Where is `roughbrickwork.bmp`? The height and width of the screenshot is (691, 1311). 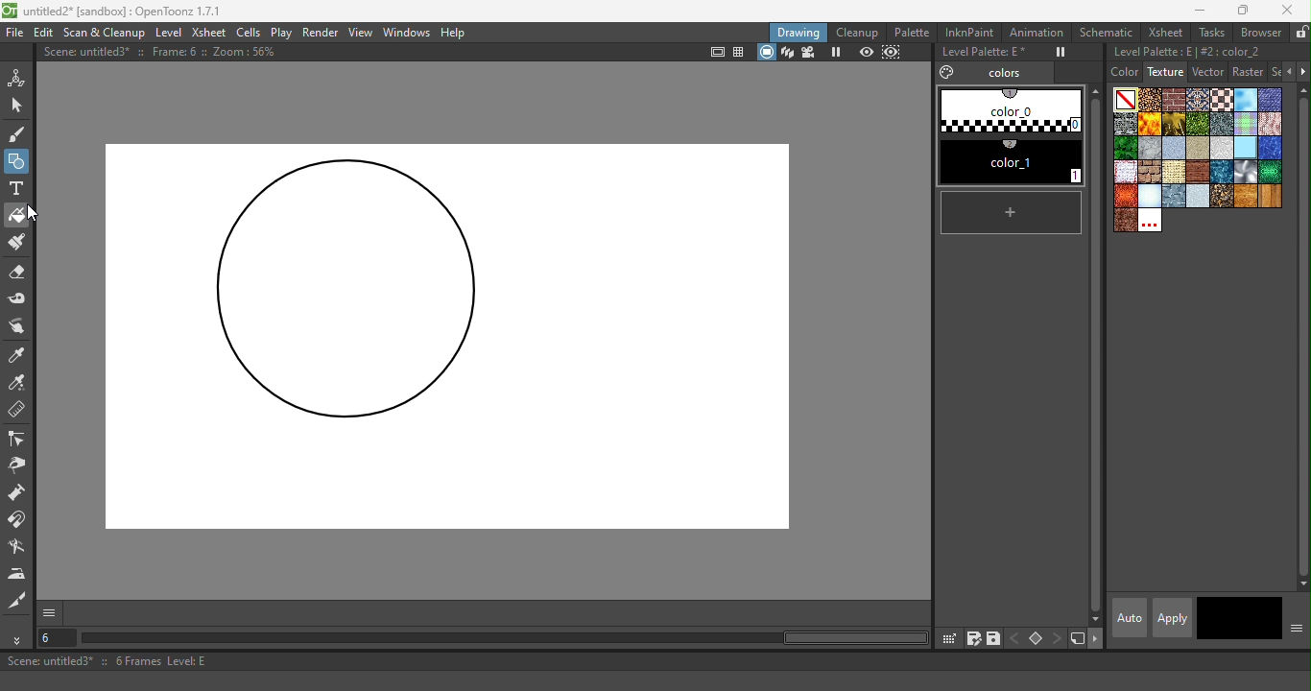
roughbrickwork.bmp is located at coordinates (1151, 173).